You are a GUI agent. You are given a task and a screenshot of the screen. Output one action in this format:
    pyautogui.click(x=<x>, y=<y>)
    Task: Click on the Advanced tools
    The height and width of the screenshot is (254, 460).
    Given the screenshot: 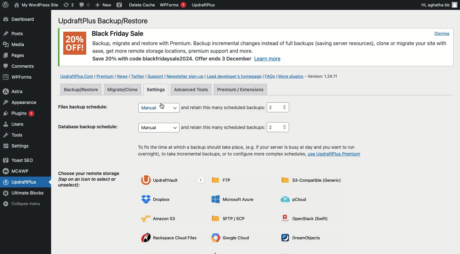 What is the action you would take?
    pyautogui.click(x=191, y=90)
    